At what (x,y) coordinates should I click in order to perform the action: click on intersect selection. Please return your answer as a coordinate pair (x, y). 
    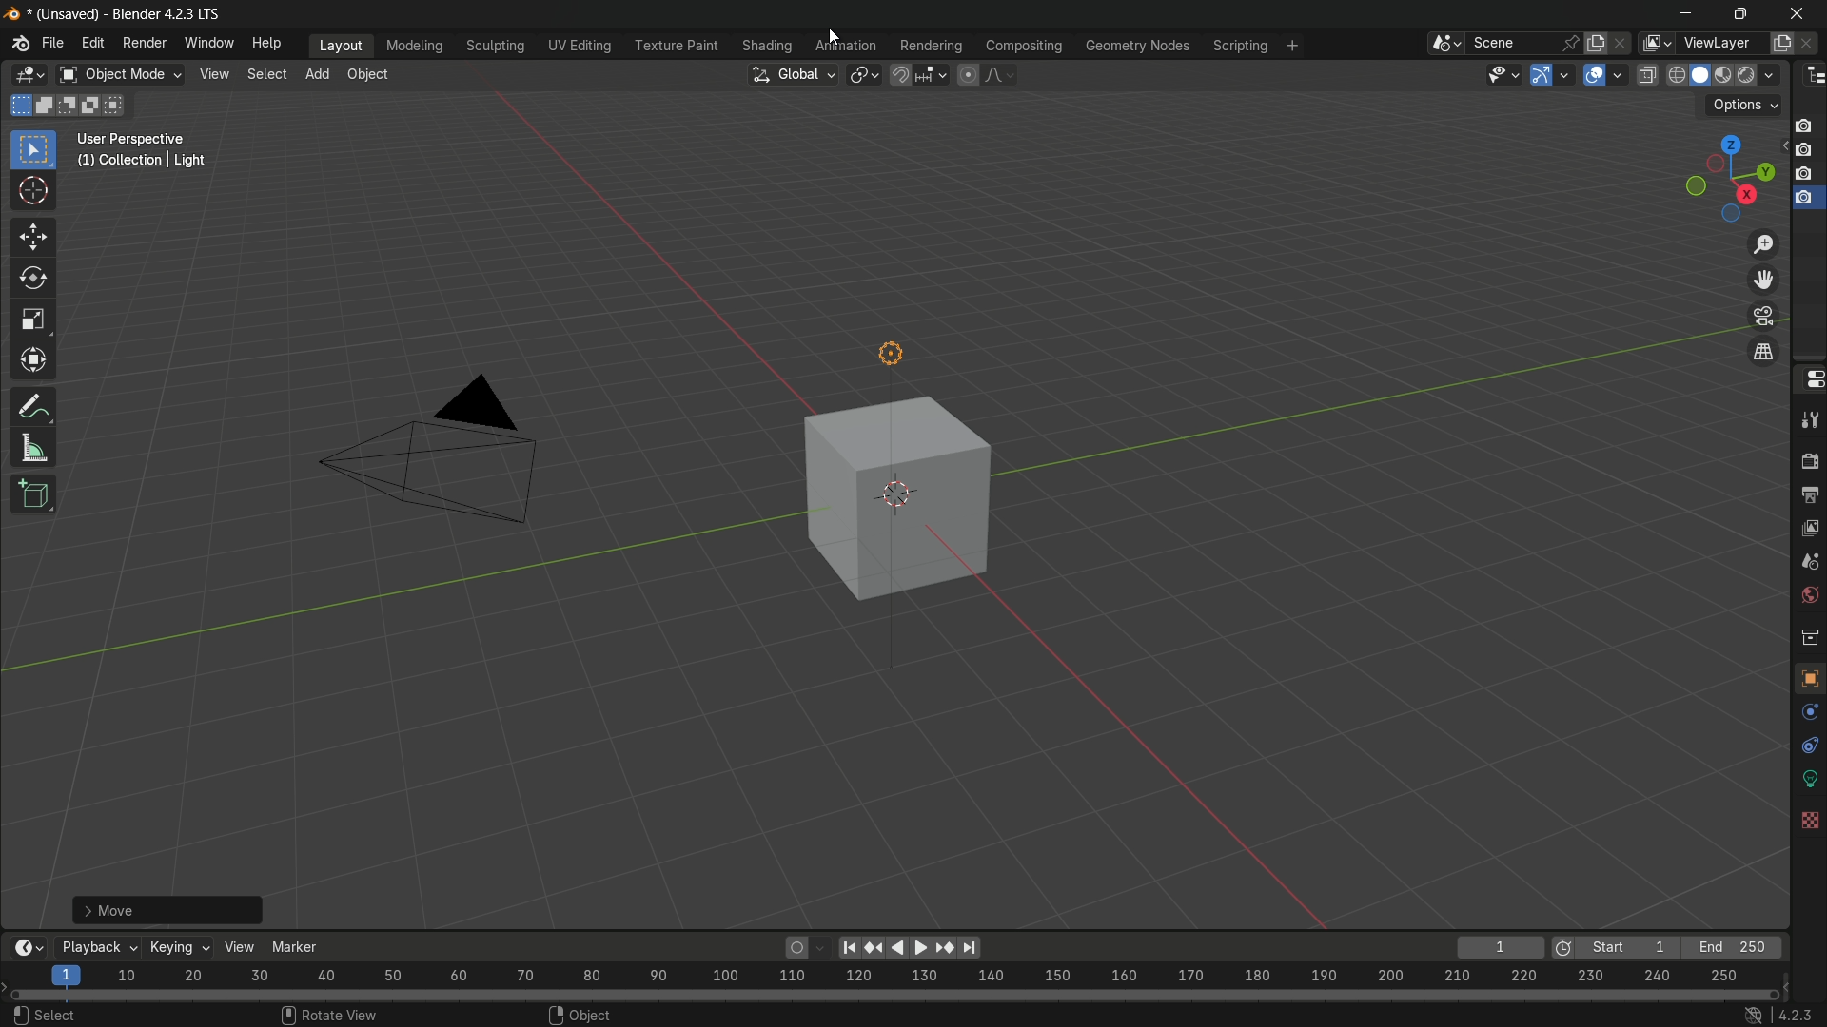
    Looking at the image, I should click on (121, 104).